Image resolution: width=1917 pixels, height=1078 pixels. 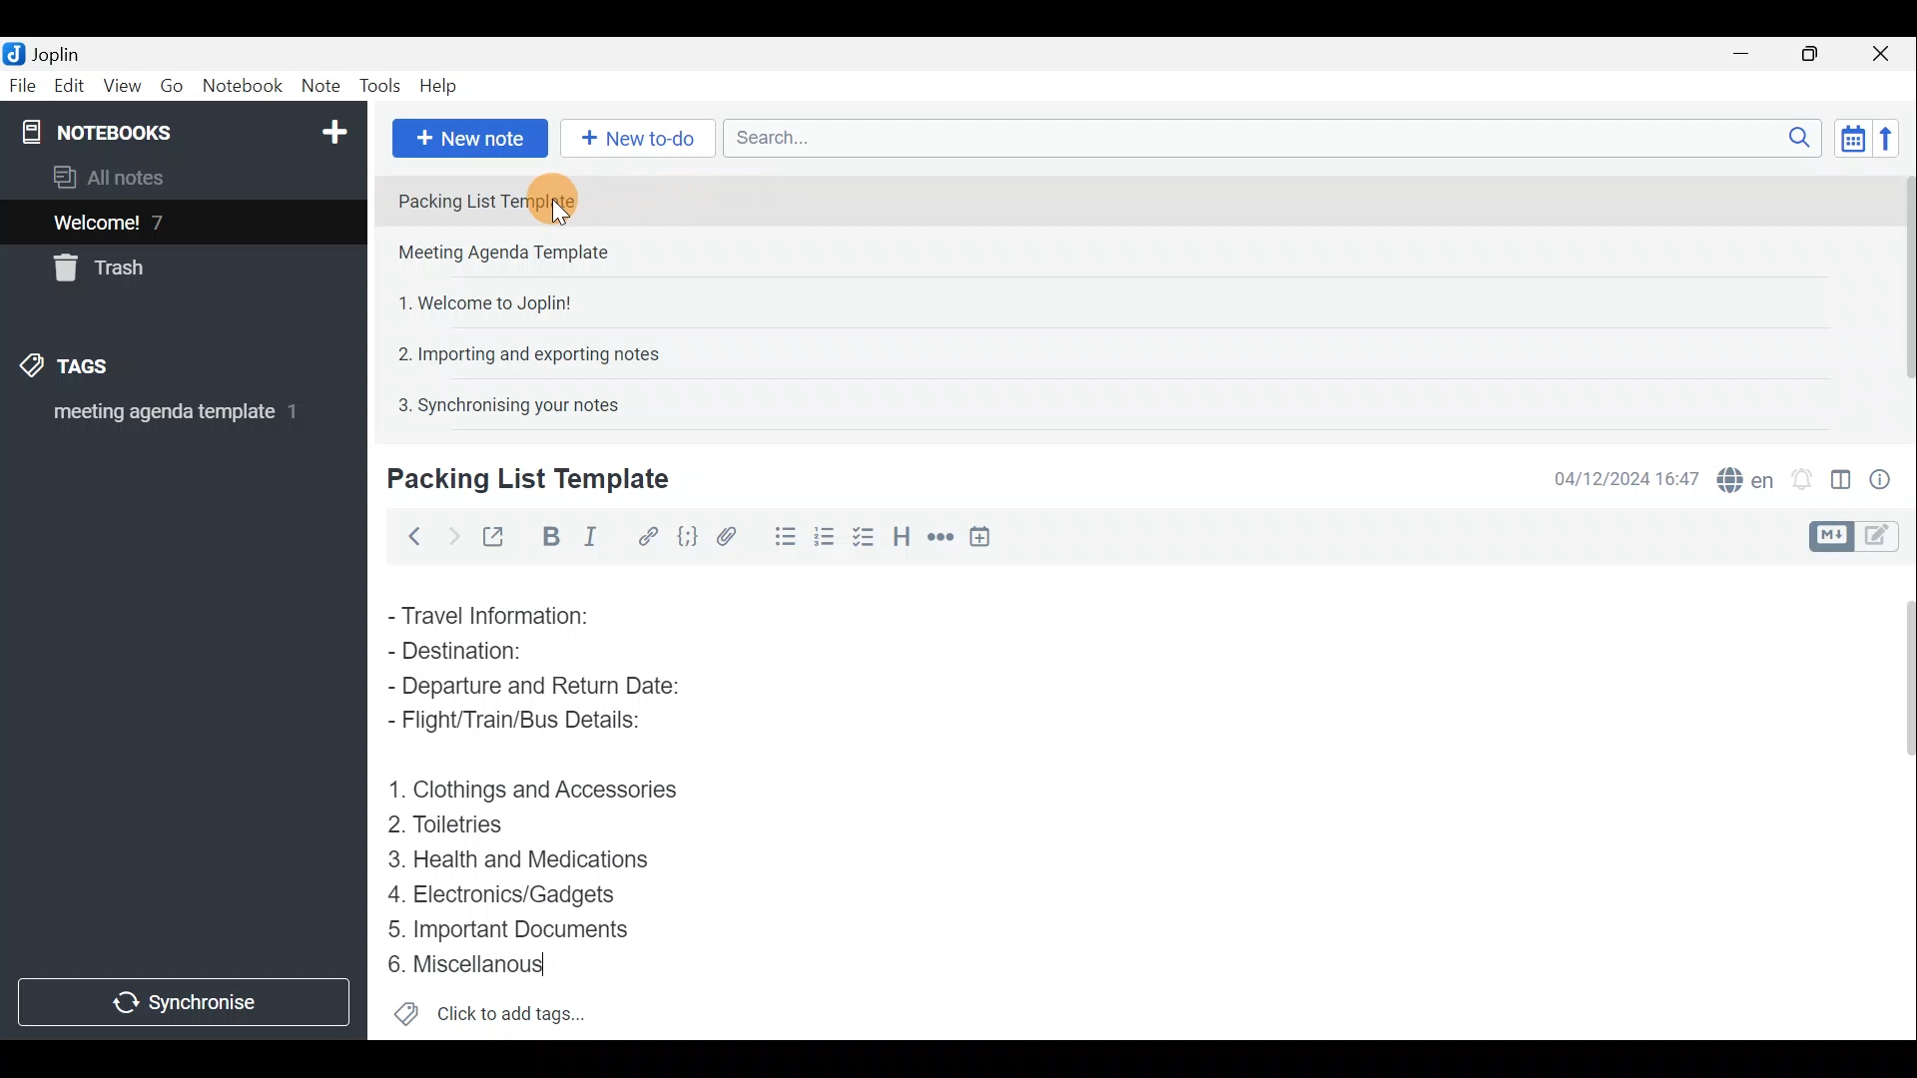 I want to click on Date & time, so click(x=1626, y=477).